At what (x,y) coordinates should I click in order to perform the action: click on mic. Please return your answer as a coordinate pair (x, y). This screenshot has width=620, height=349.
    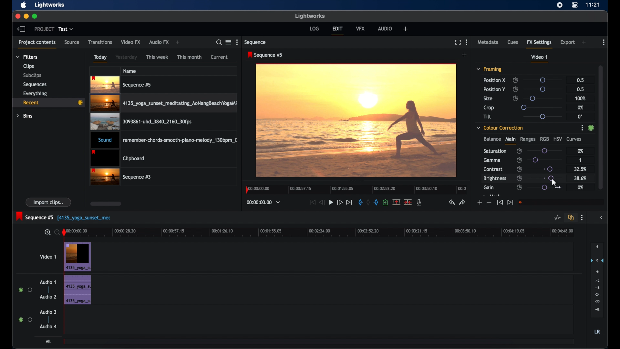
    Looking at the image, I should click on (419, 202).